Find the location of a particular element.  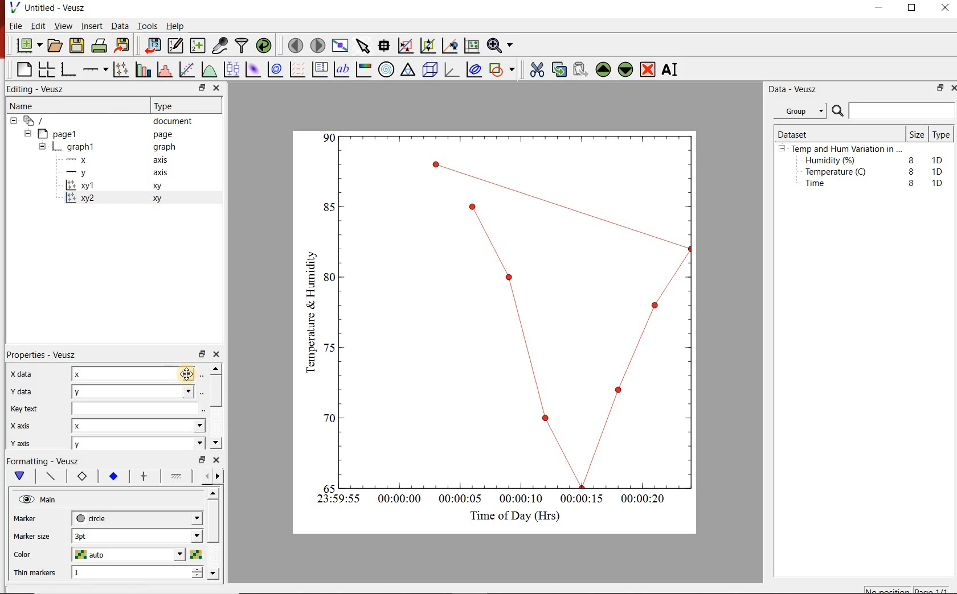

0.8 is located at coordinates (328, 207).